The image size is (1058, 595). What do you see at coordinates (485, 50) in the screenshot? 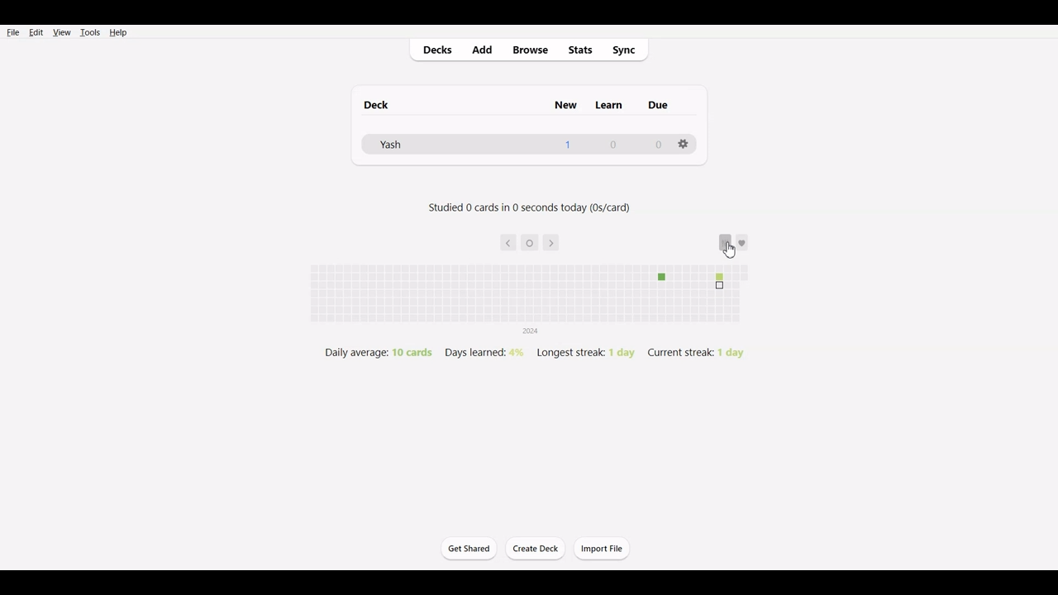
I see `Add` at bounding box center [485, 50].